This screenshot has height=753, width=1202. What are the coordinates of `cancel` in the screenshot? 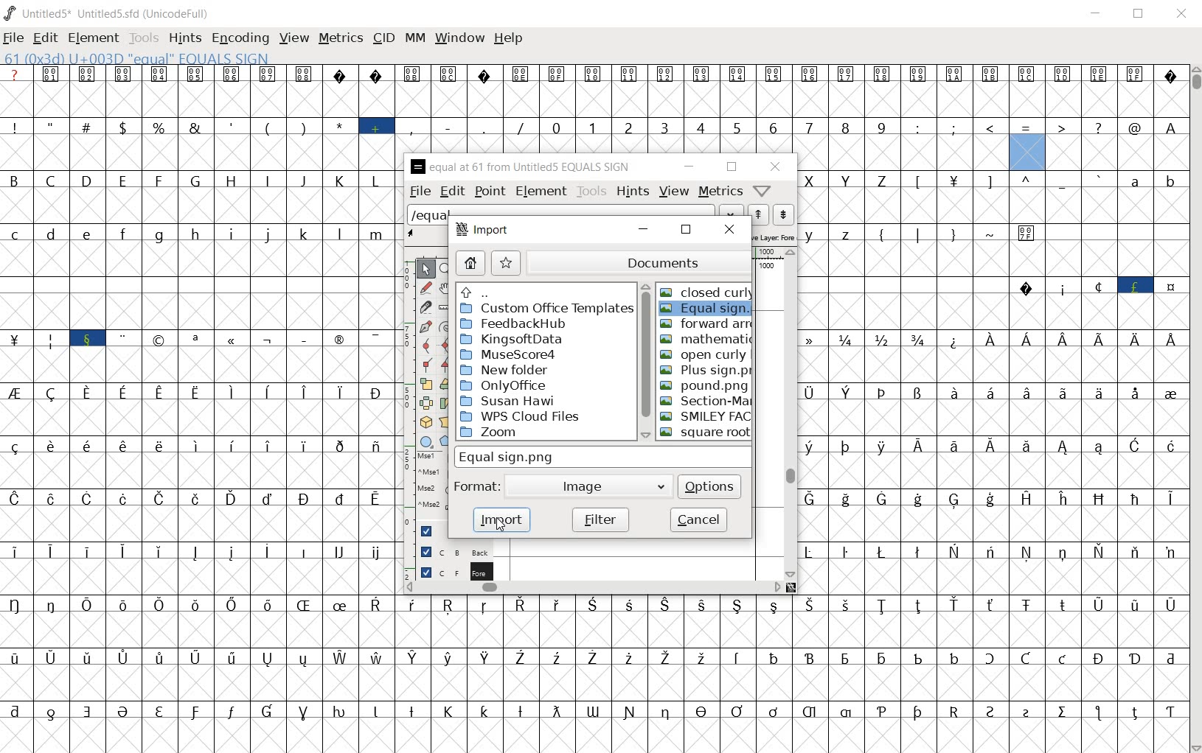 It's located at (699, 519).